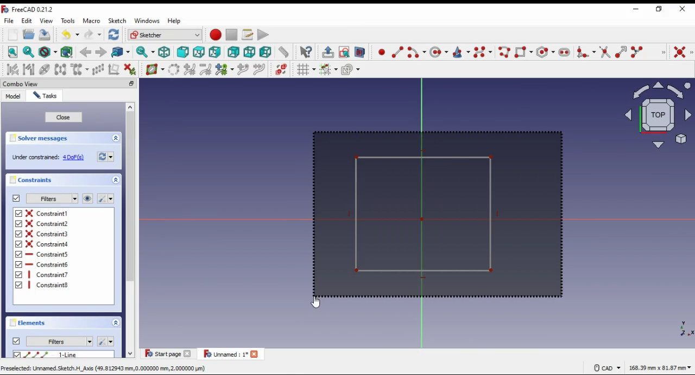  I want to click on Preselected: Unnamed. Sketch. H_Axis (49,812943 mm,0.000000 mm, 2.000000 pum), so click(105, 368).